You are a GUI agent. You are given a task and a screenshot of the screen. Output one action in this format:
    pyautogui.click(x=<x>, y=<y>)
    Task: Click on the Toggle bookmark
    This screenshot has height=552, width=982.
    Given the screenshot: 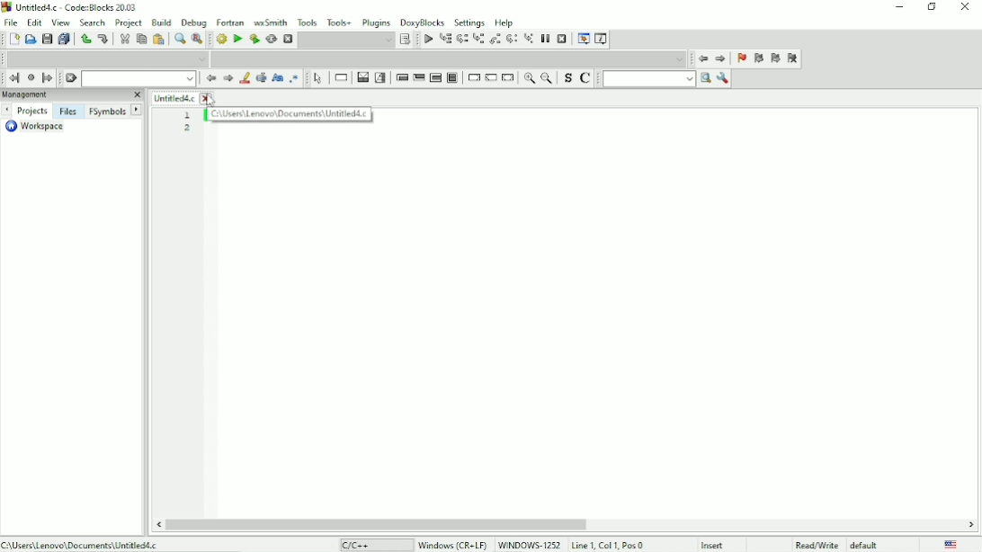 What is the action you would take?
    pyautogui.click(x=740, y=58)
    